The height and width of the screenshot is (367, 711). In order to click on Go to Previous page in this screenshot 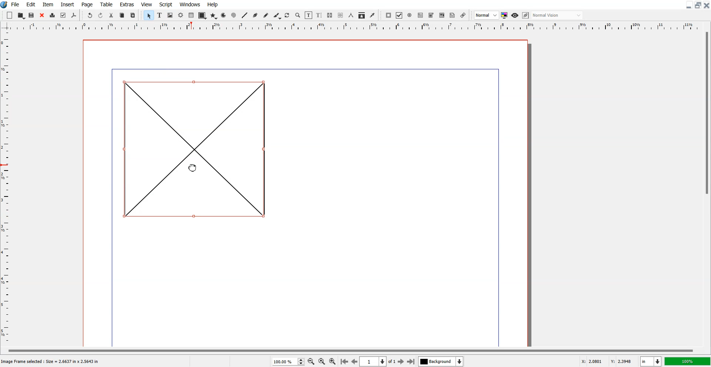, I will do `click(354, 361)`.